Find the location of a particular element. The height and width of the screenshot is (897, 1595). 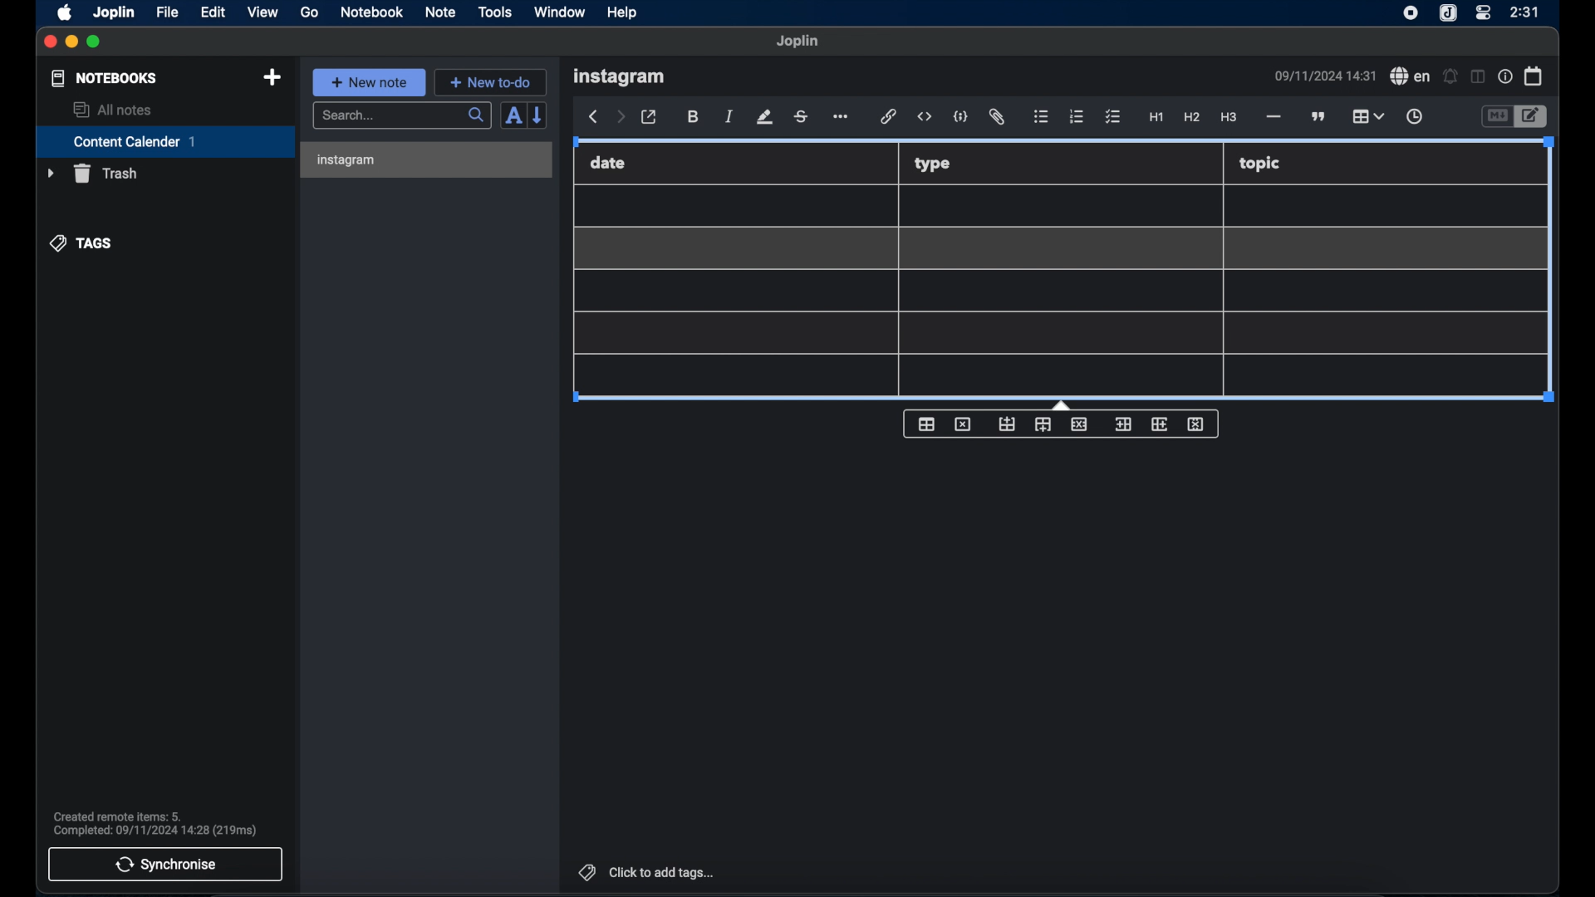

delete column is located at coordinates (1196, 424).